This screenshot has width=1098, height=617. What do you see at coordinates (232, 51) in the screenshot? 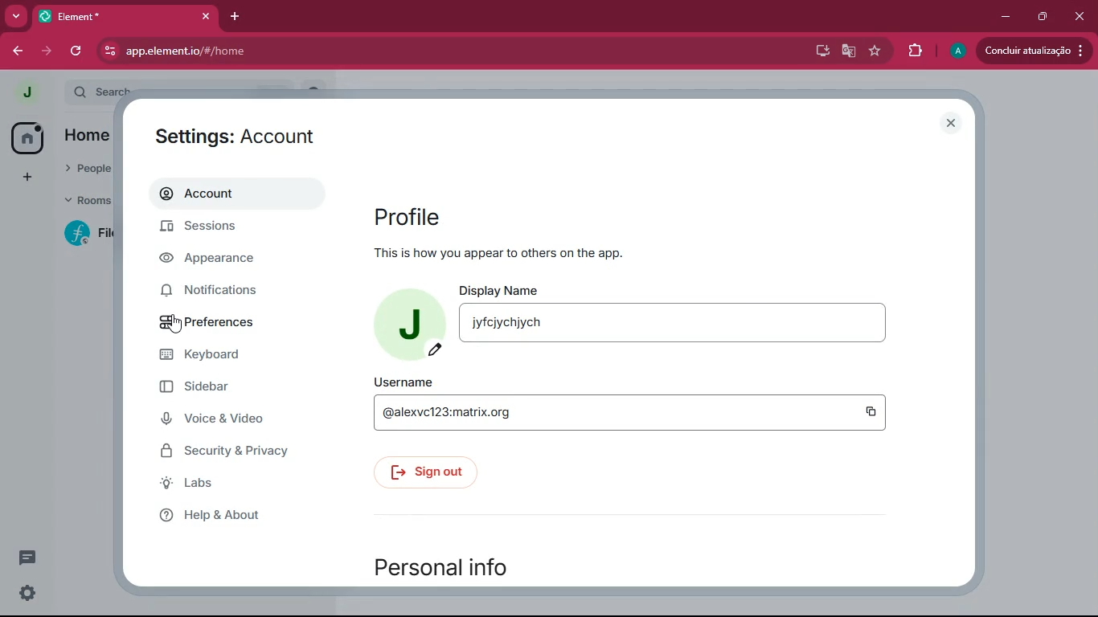
I see `url` at bounding box center [232, 51].